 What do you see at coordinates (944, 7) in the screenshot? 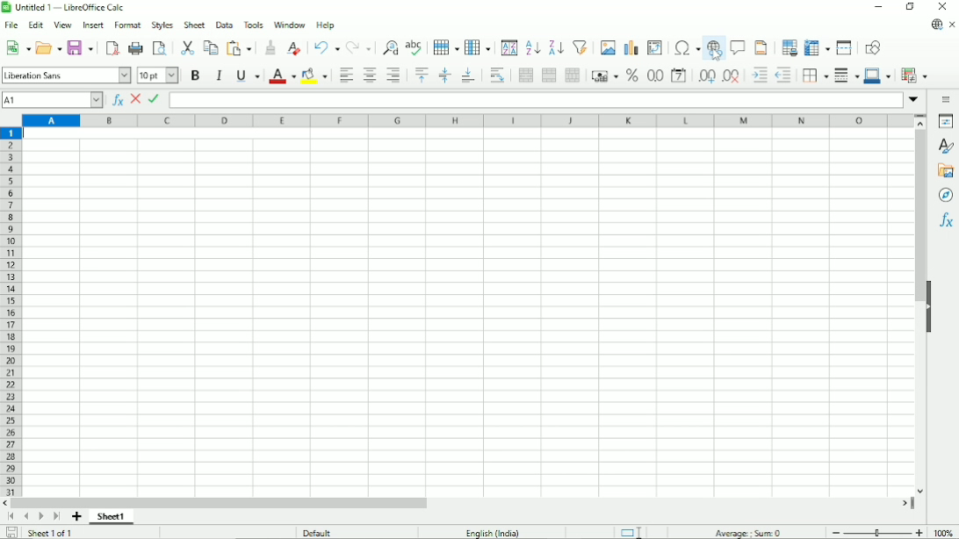
I see `Close` at bounding box center [944, 7].